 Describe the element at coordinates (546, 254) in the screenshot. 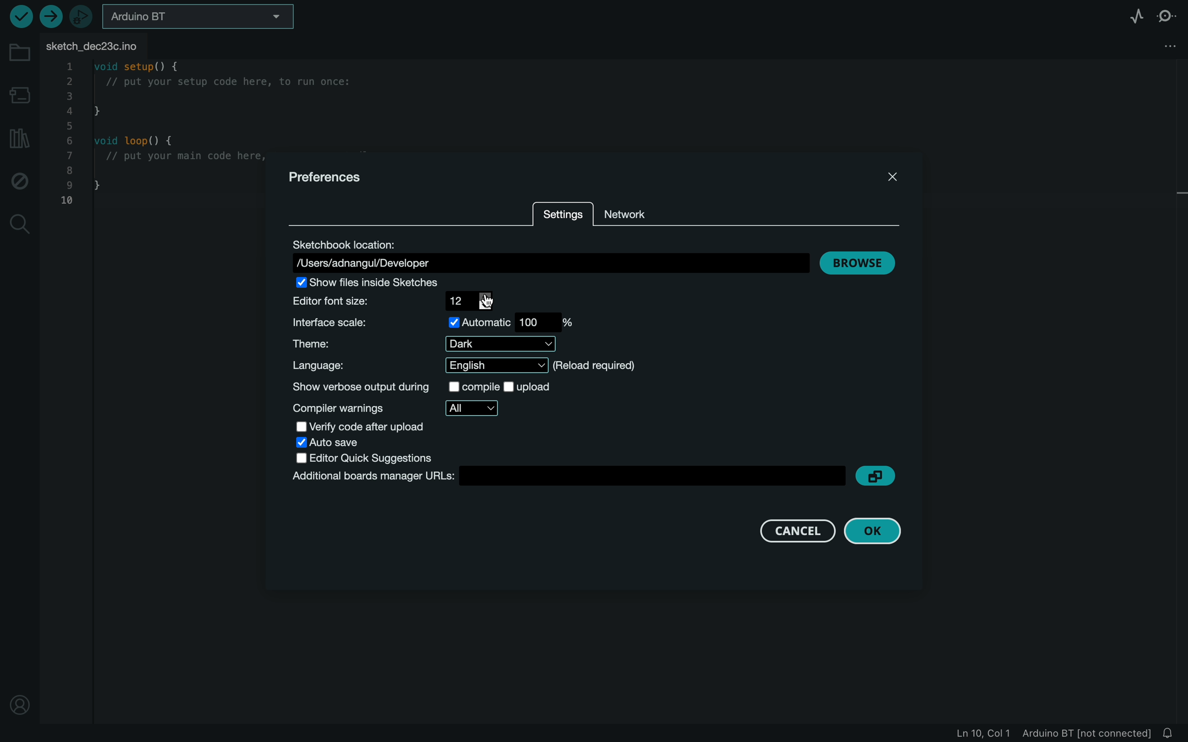

I see `location` at that location.